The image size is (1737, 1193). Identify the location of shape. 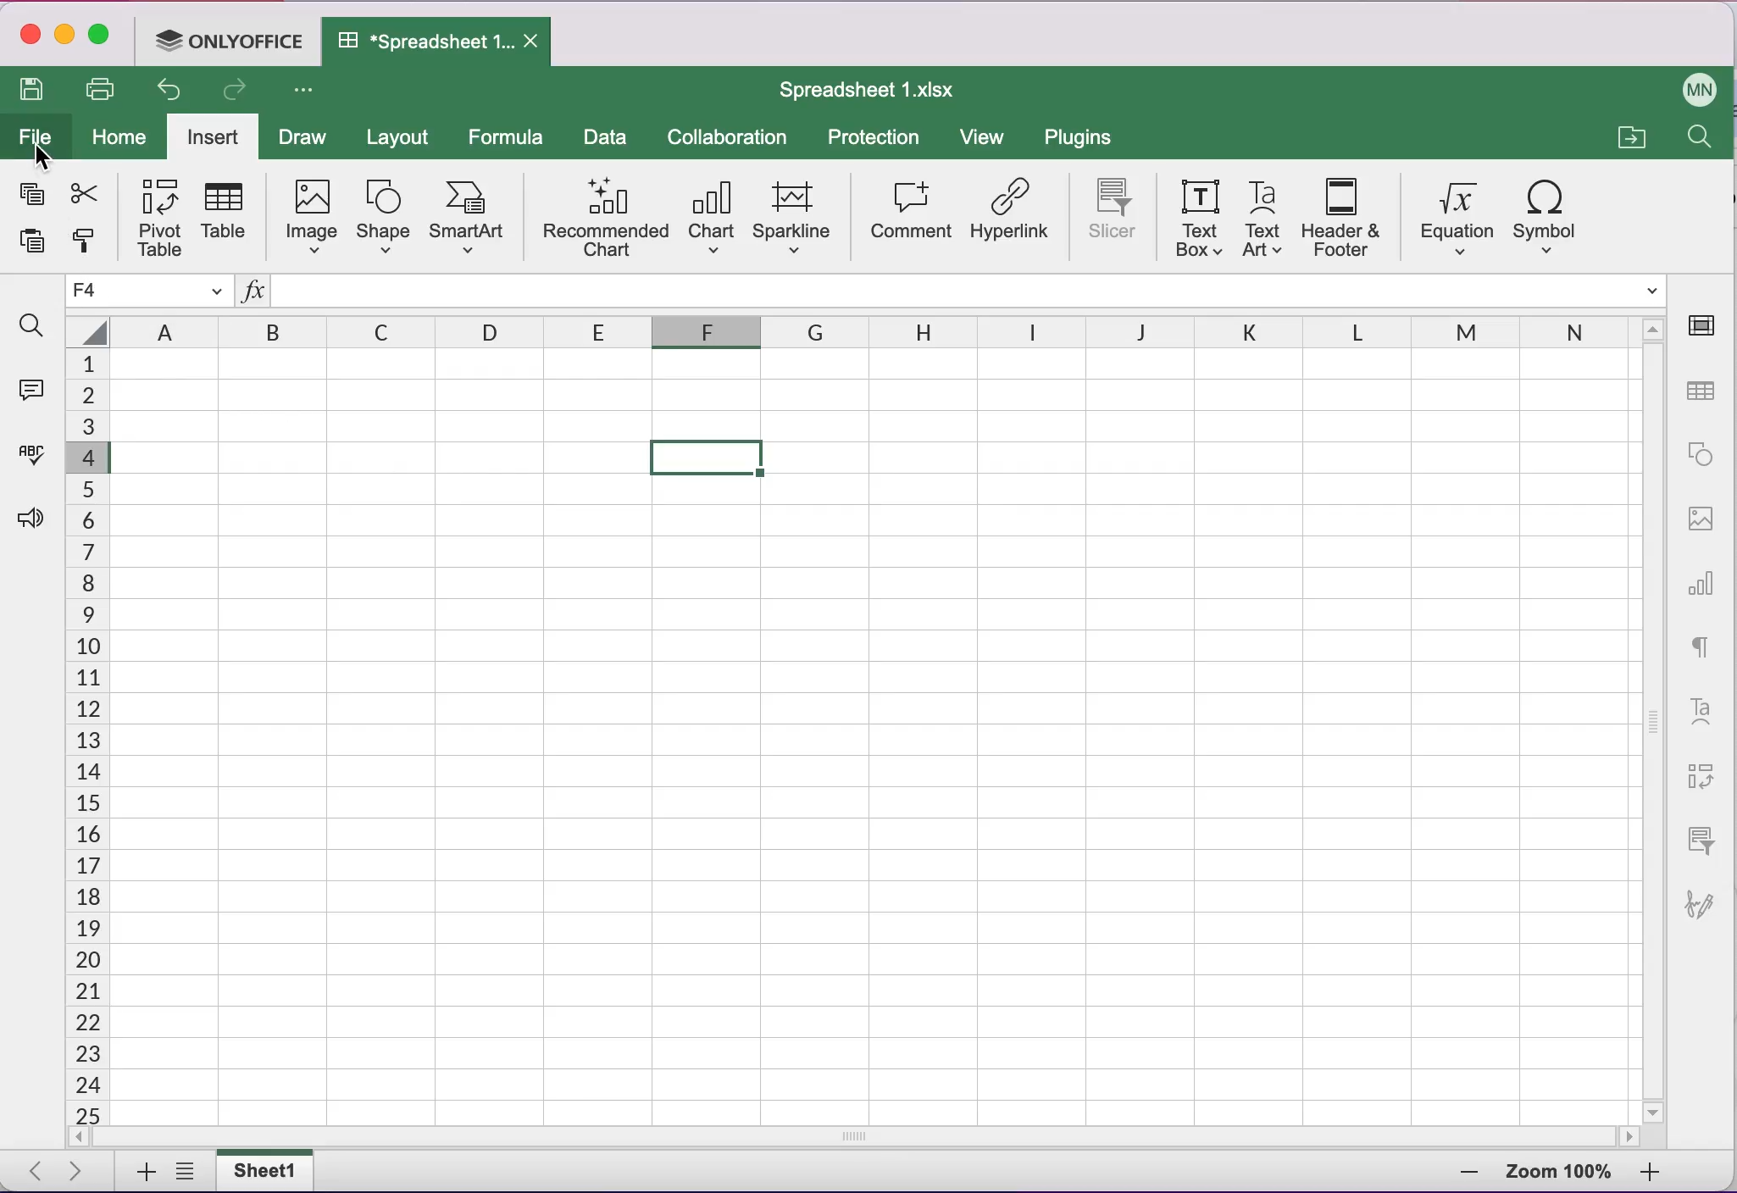
(383, 218).